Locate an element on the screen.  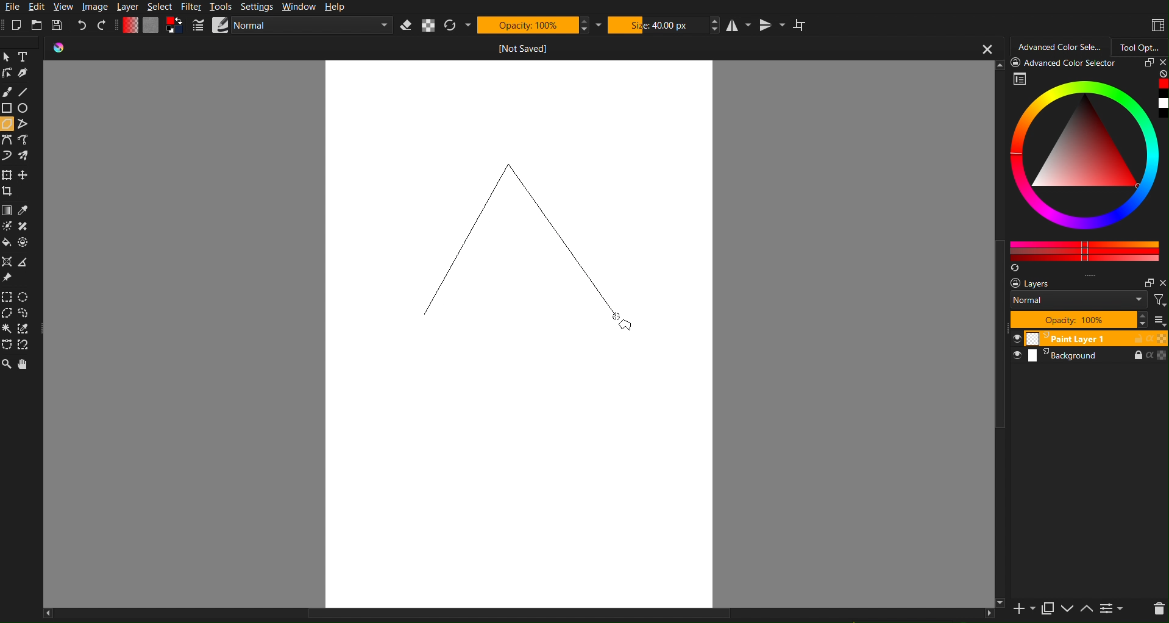
scroll bar is located at coordinates (518, 616).